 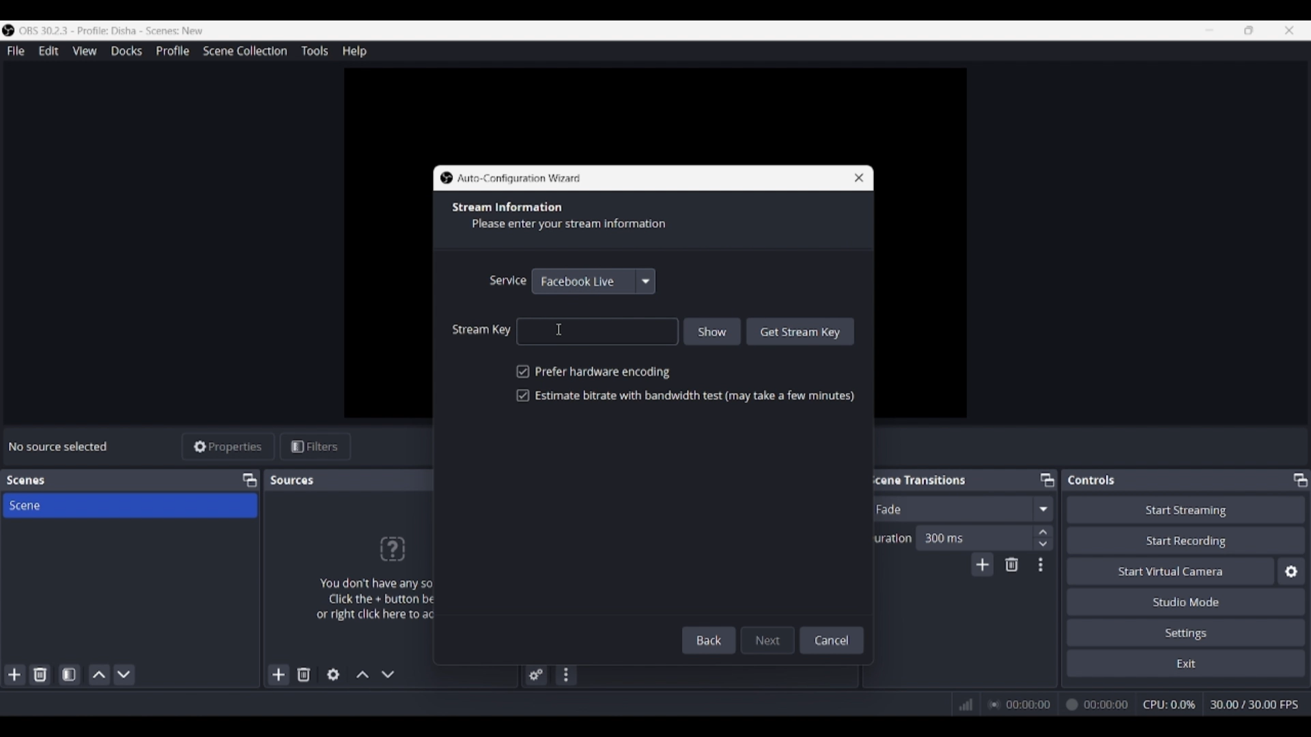 I want to click on Panel title, so click(x=26, y=480).